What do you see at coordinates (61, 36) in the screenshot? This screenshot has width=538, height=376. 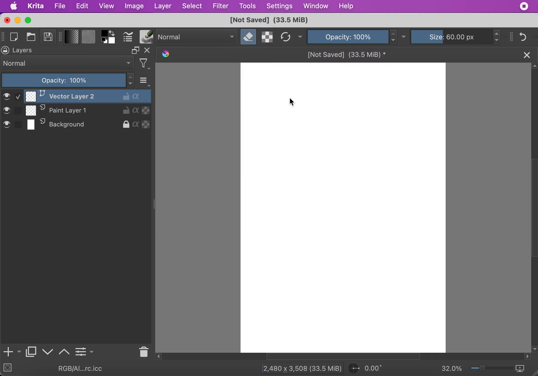 I see `show/hide tool` at bounding box center [61, 36].